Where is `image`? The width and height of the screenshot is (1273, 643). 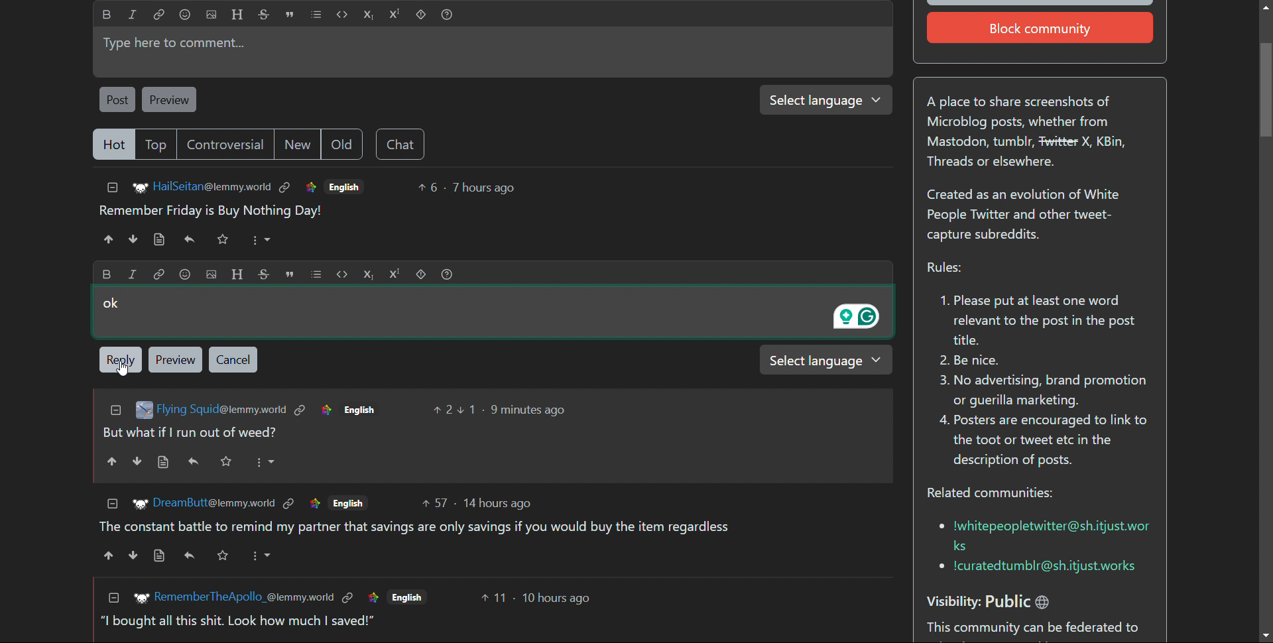 image is located at coordinates (143, 411).